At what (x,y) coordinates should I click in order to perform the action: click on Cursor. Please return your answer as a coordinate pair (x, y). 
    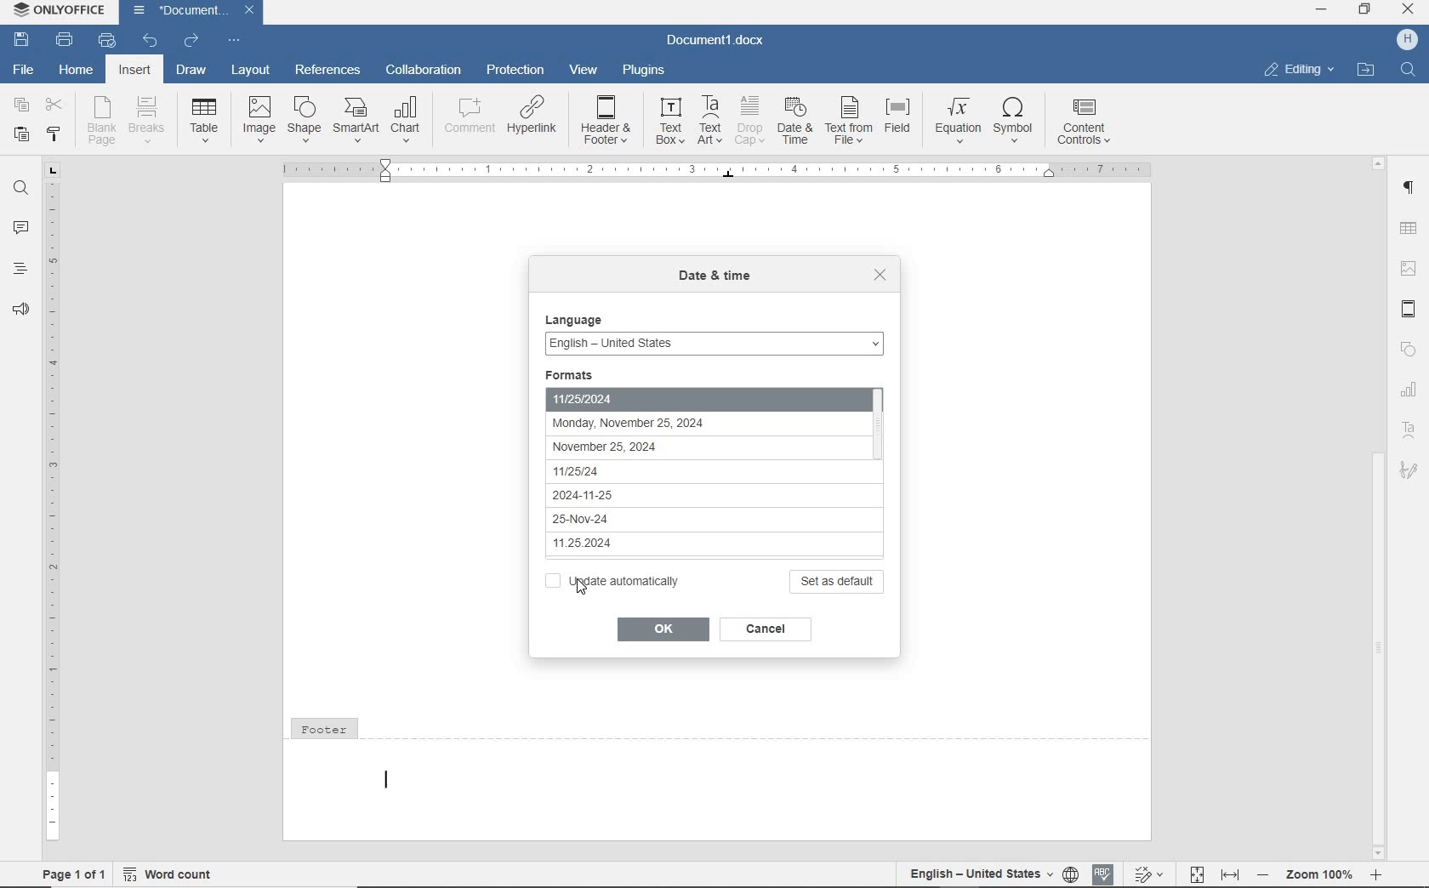
    Looking at the image, I should click on (571, 587).